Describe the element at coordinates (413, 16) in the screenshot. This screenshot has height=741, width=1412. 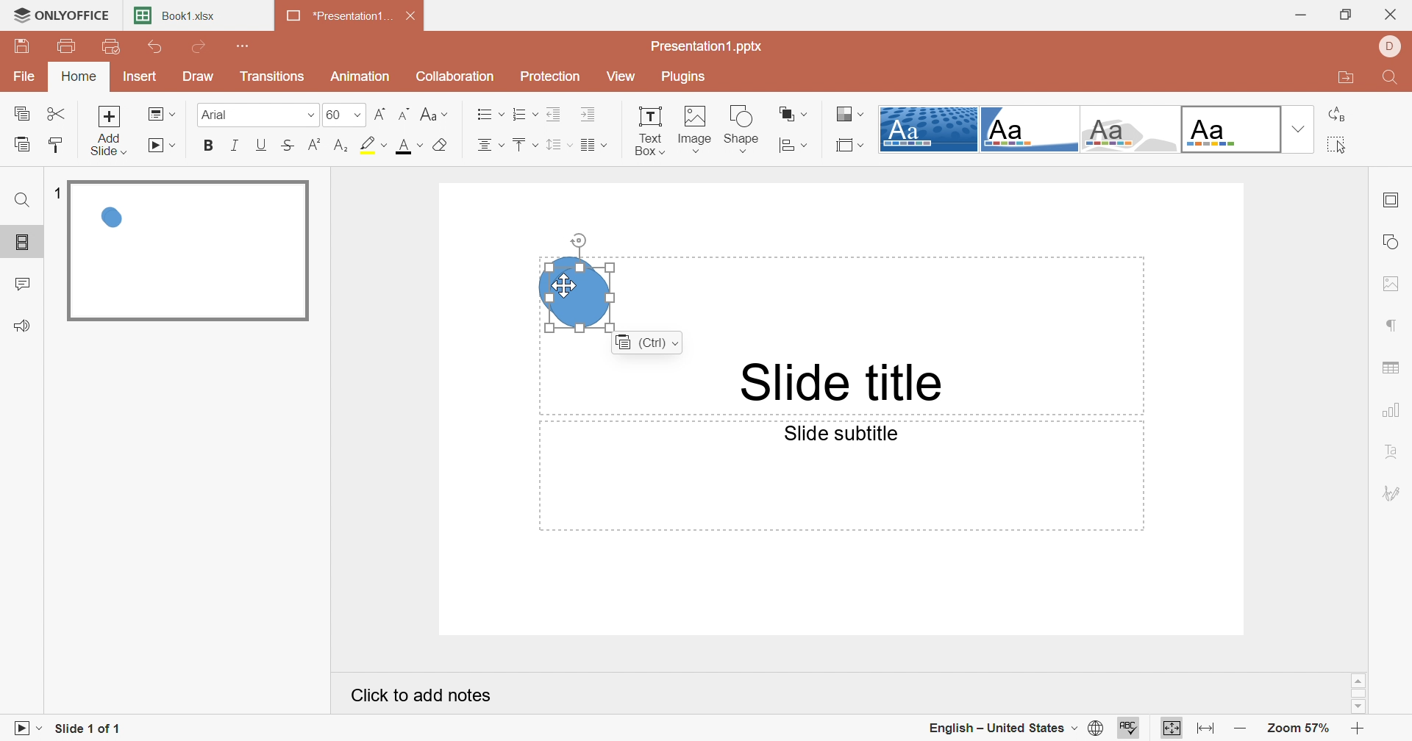
I see `Close` at that location.